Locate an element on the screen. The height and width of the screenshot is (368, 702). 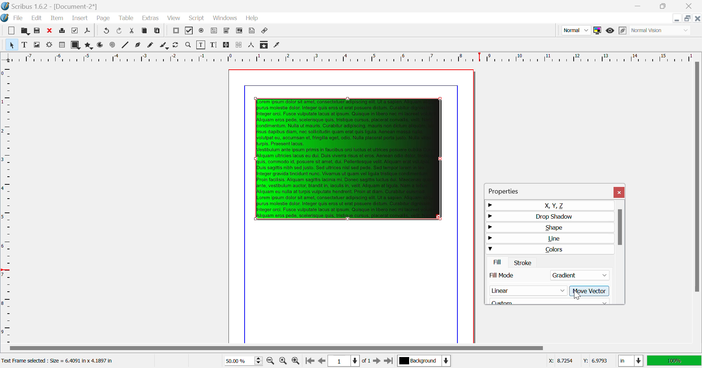
Scroll Bar is located at coordinates (697, 202).